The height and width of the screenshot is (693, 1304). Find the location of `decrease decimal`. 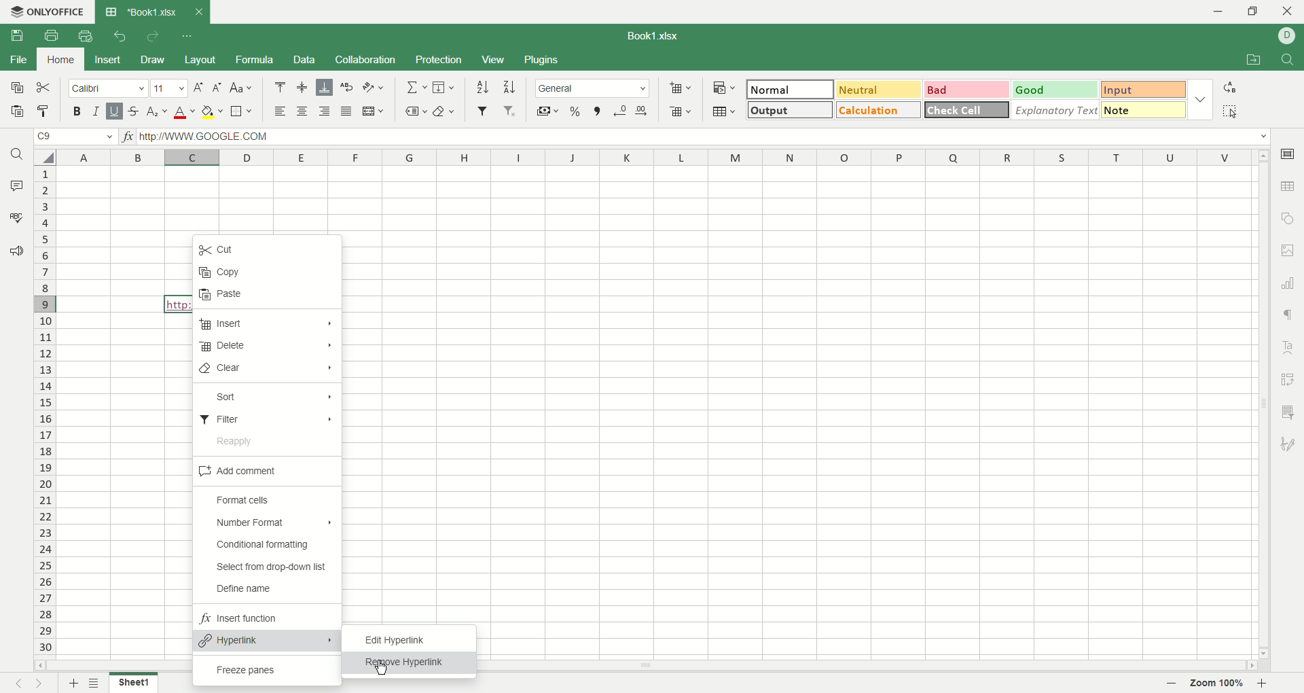

decrease decimal is located at coordinates (620, 111).